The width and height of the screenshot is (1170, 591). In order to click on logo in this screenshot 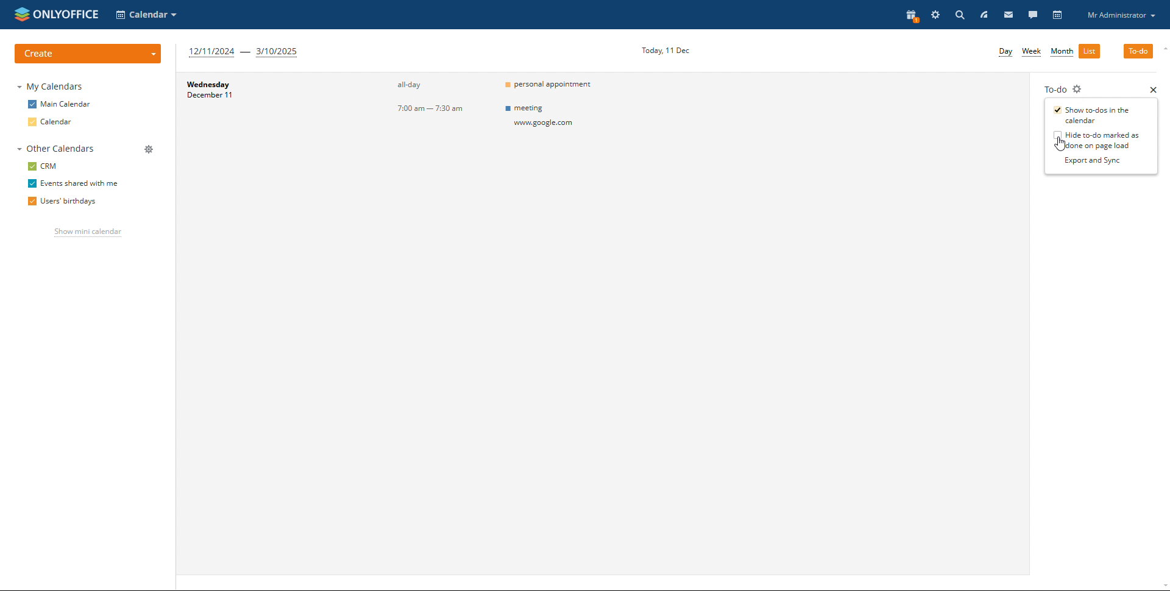, I will do `click(58, 14)`.